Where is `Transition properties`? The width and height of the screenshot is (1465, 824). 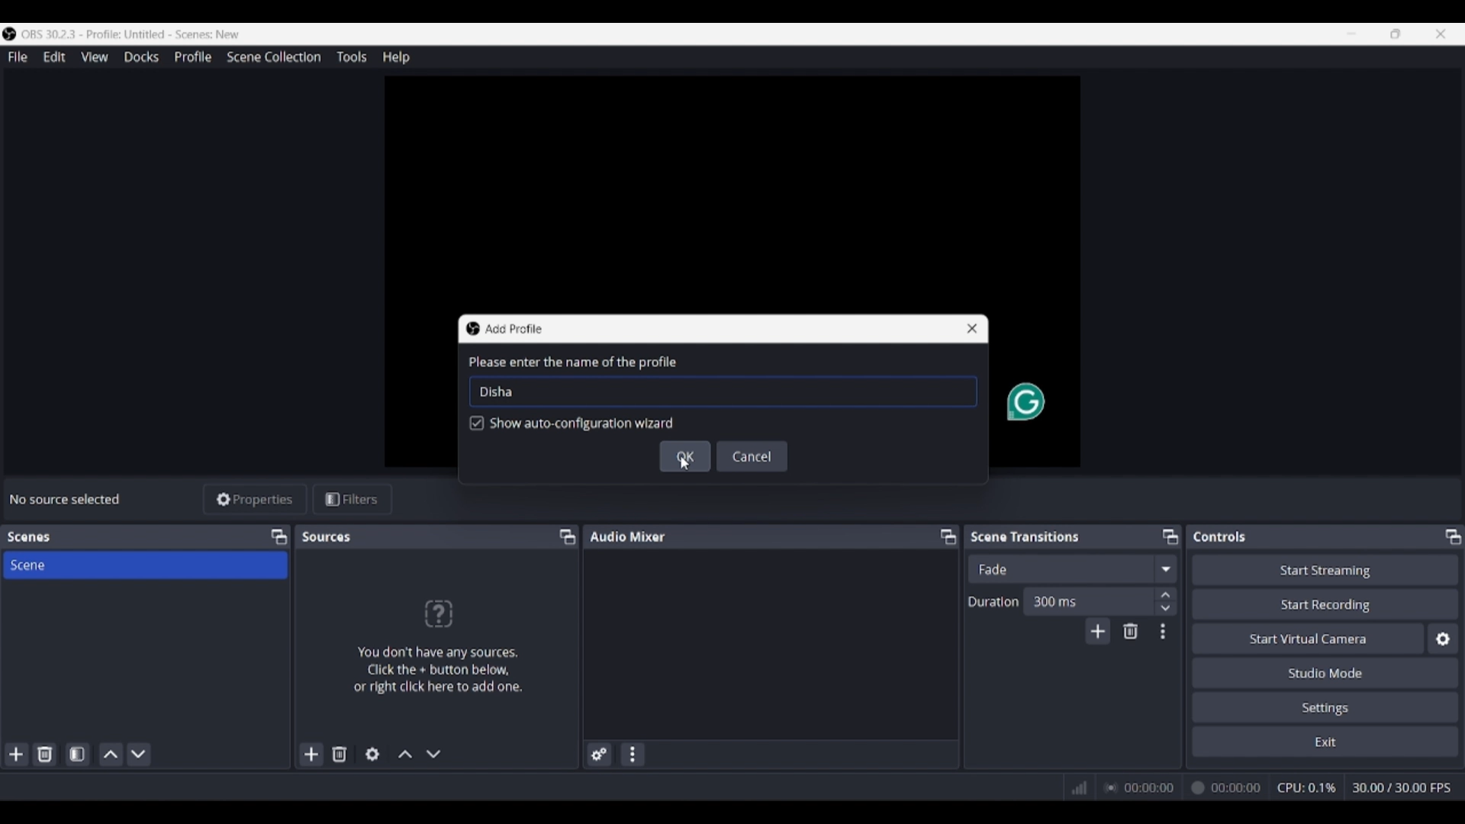 Transition properties is located at coordinates (1163, 632).